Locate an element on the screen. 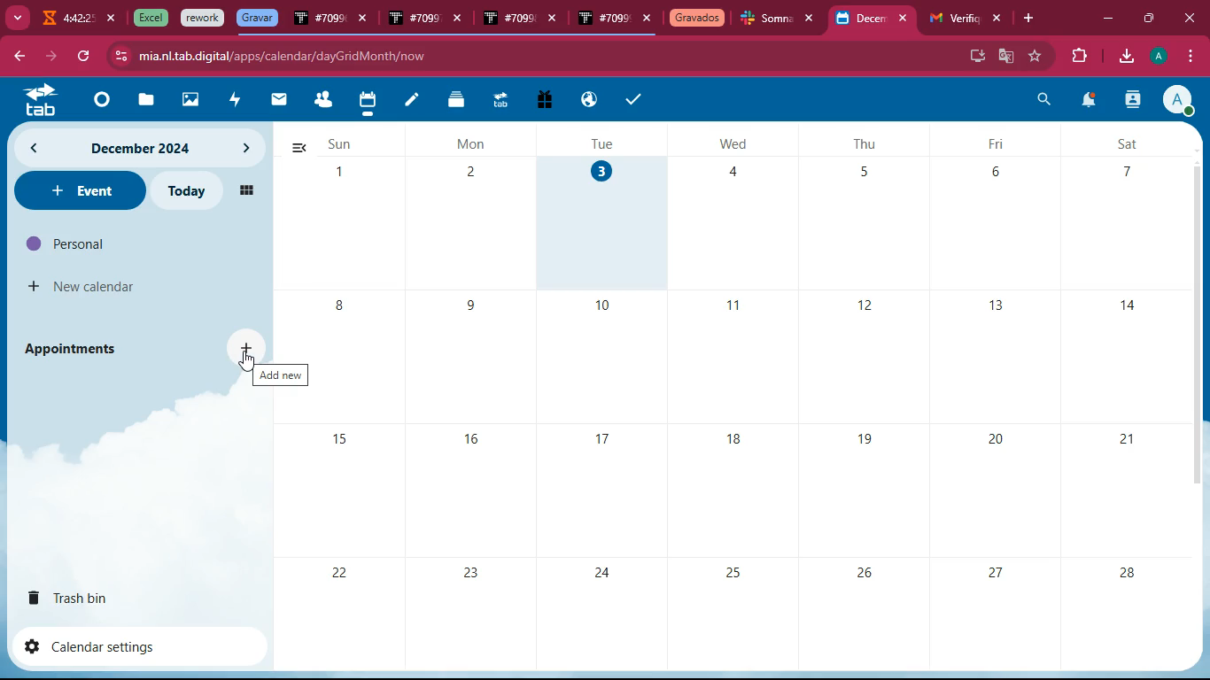  tab is located at coordinates (413, 19).